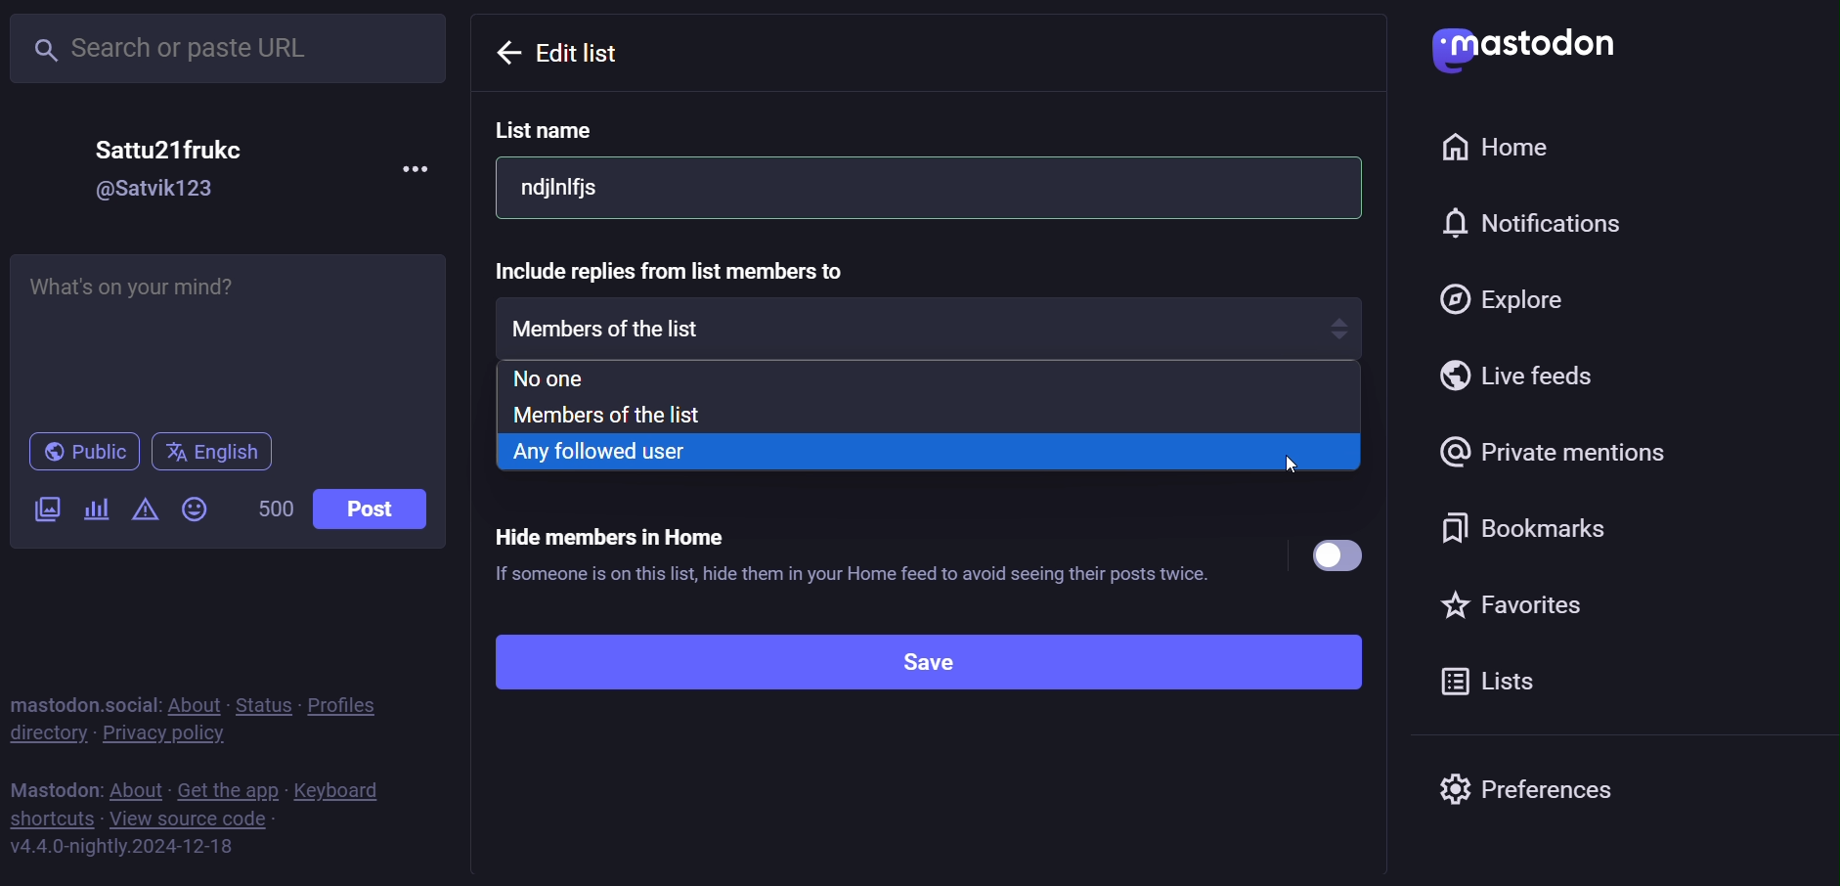 This screenshot has width=1840, height=886. I want to click on Hide members in Home ®
If someone is on this list, hide them in your Home feed to avoid seeing their posts twice., so click(933, 554).